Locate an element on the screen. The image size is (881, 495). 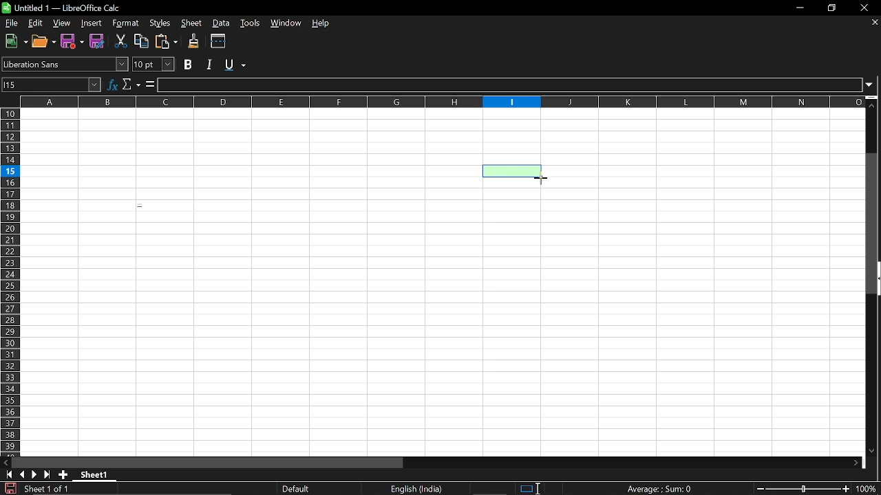
Copy is located at coordinates (142, 42).